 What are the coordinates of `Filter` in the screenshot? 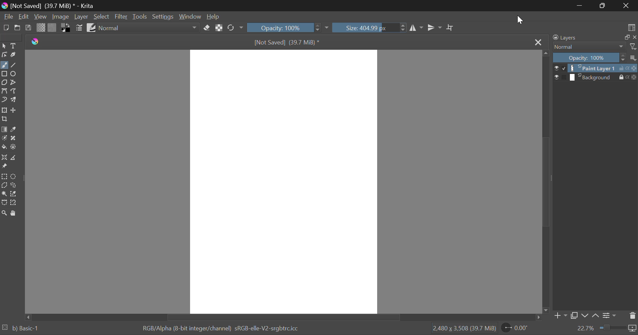 It's located at (121, 17).